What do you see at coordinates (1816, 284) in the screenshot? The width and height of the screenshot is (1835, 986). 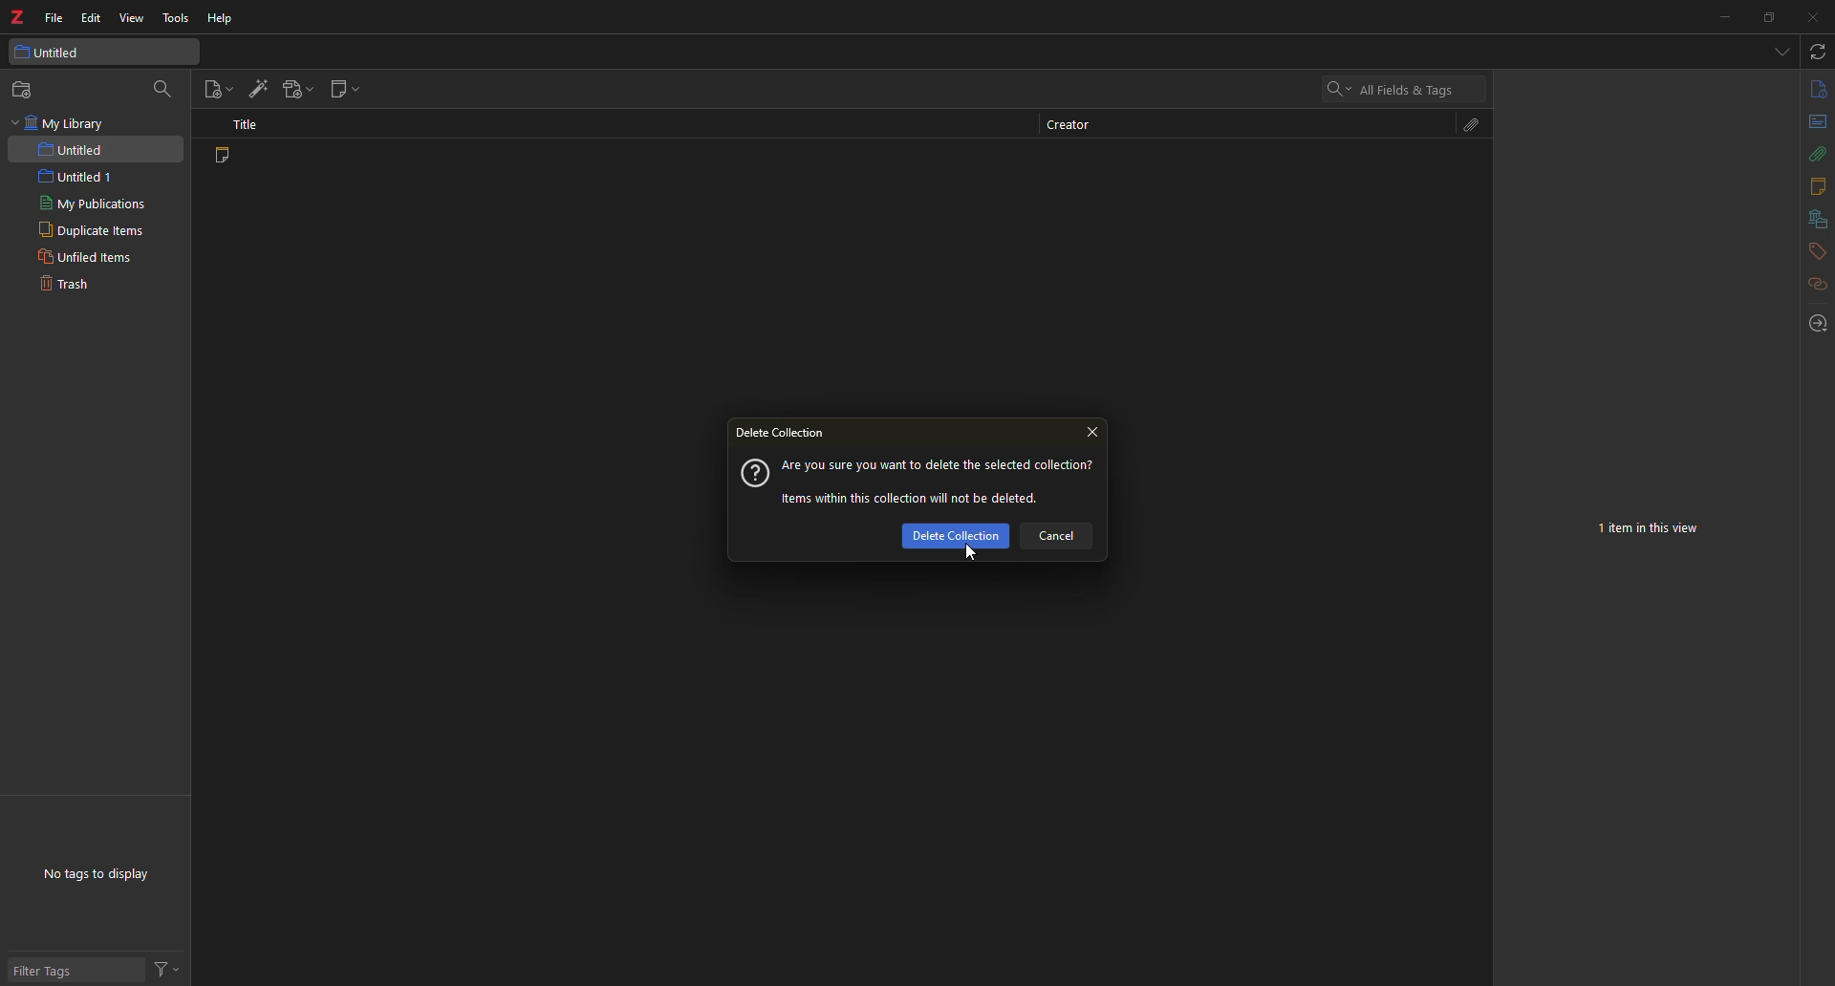 I see `related` at bounding box center [1816, 284].